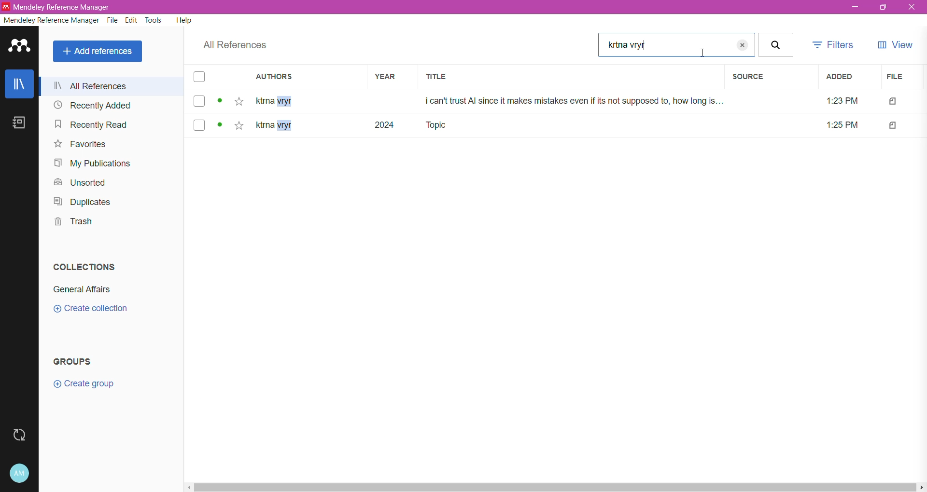 Image resolution: width=927 pixels, height=492 pixels. I want to click on View, so click(897, 44).